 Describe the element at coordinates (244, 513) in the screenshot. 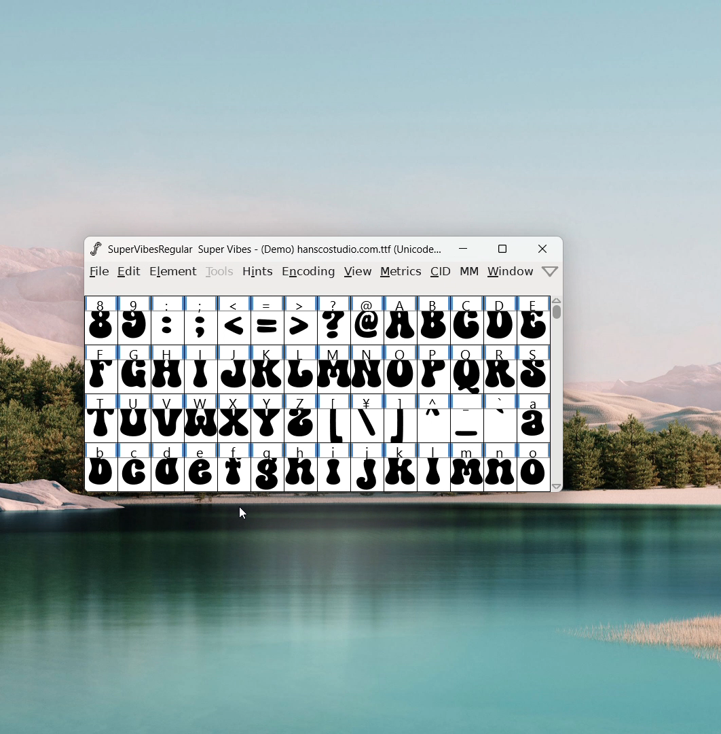

I see `cursor` at that location.